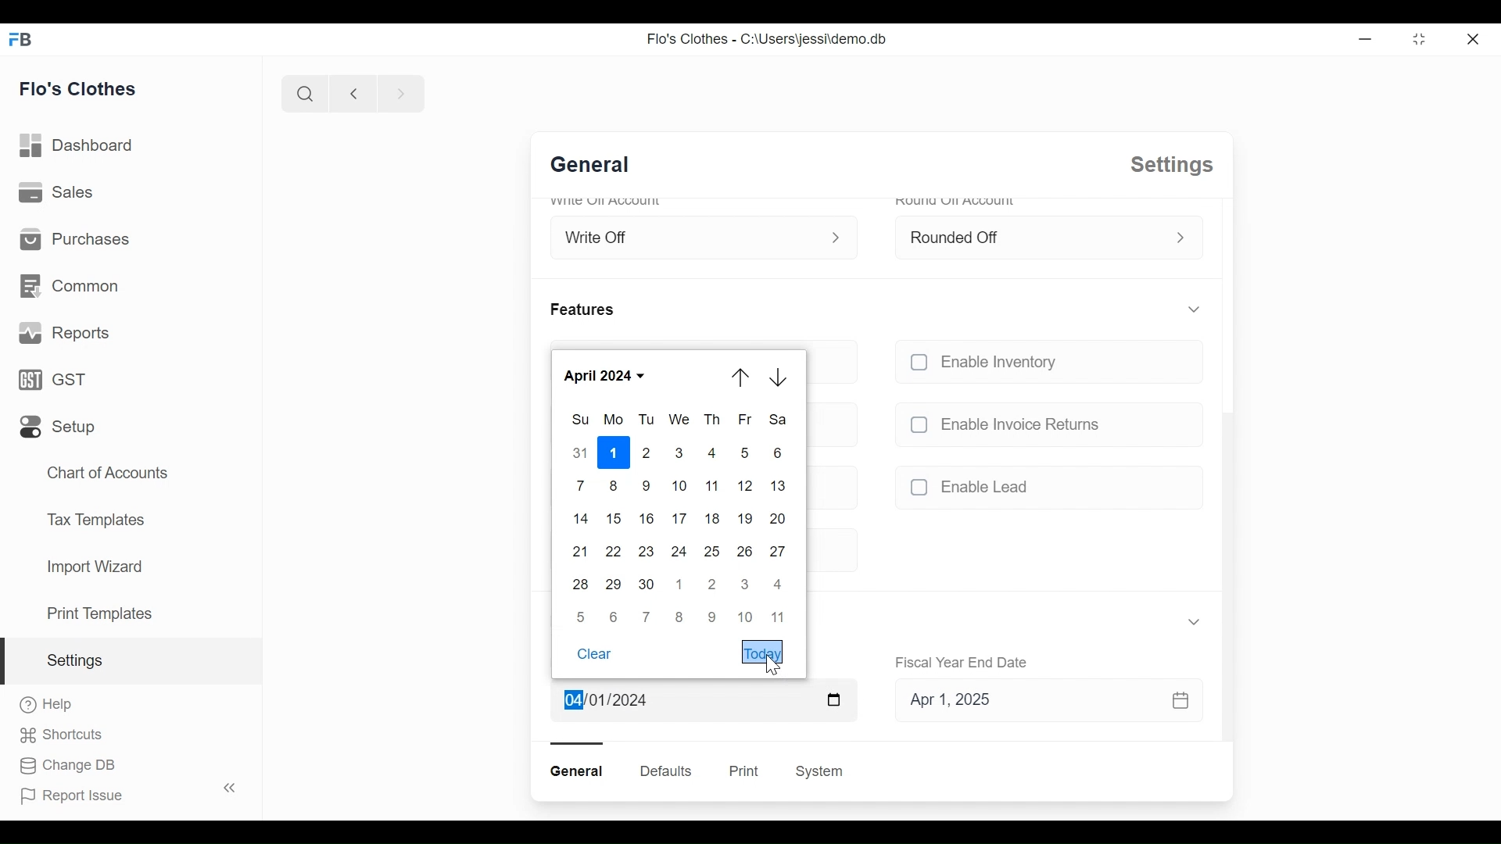 The height and width of the screenshot is (844, 1501). Describe the element at coordinates (582, 419) in the screenshot. I see `Sun` at that location.